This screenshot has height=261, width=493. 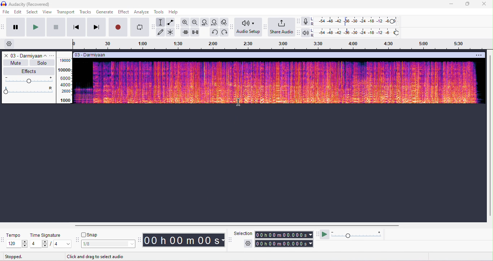 I want to click on horizontal scroll bar, so click(x=234, y=225).